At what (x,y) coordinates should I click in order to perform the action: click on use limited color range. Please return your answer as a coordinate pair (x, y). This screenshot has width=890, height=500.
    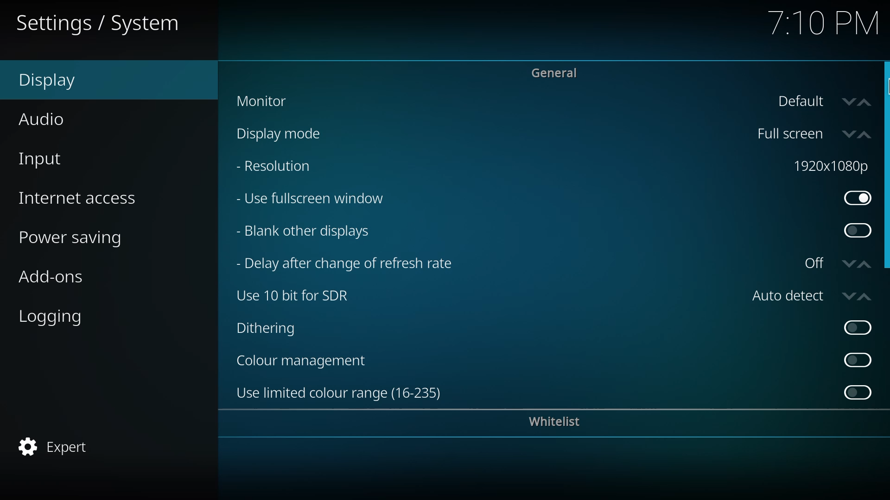
    Looking at the image, I should click on (337, 394).